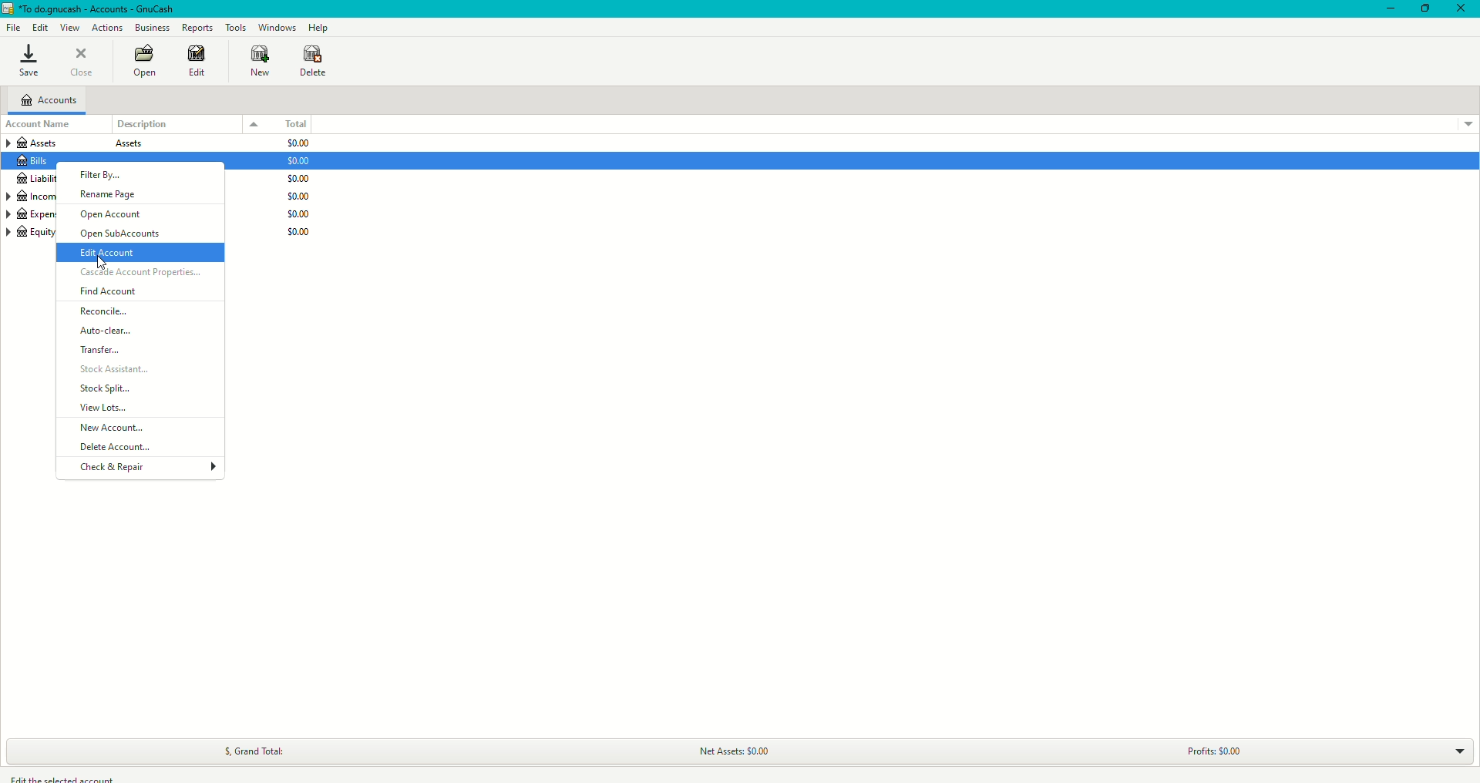  Describe the element at coordinates (1464, 122) in the screenshot. I see `Drop down menu` at that location.